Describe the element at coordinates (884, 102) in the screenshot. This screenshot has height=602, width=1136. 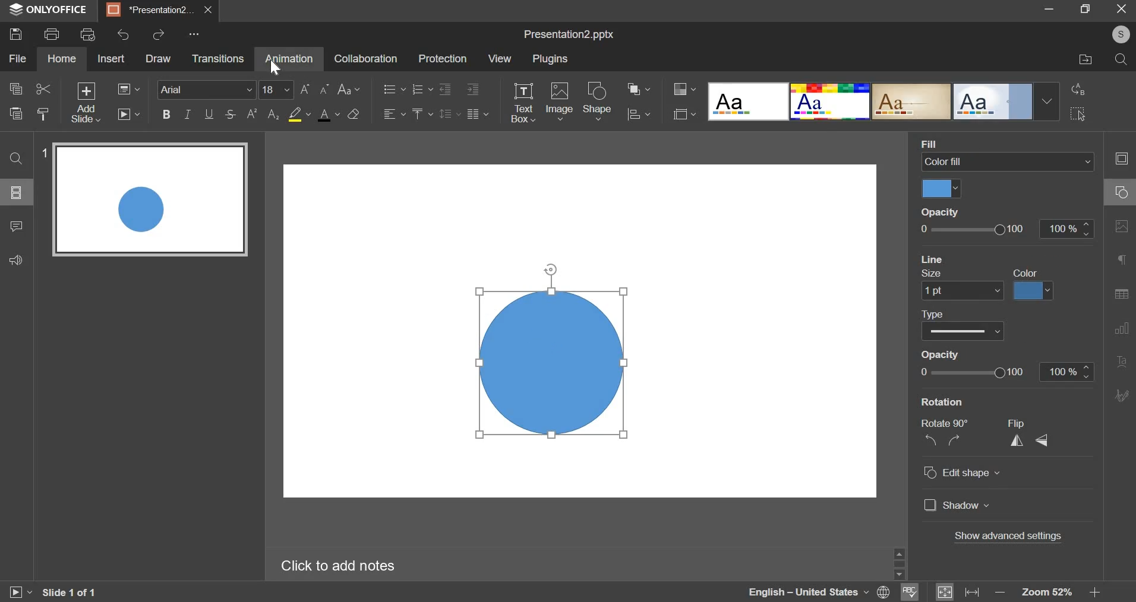
I see `word art` at that location.